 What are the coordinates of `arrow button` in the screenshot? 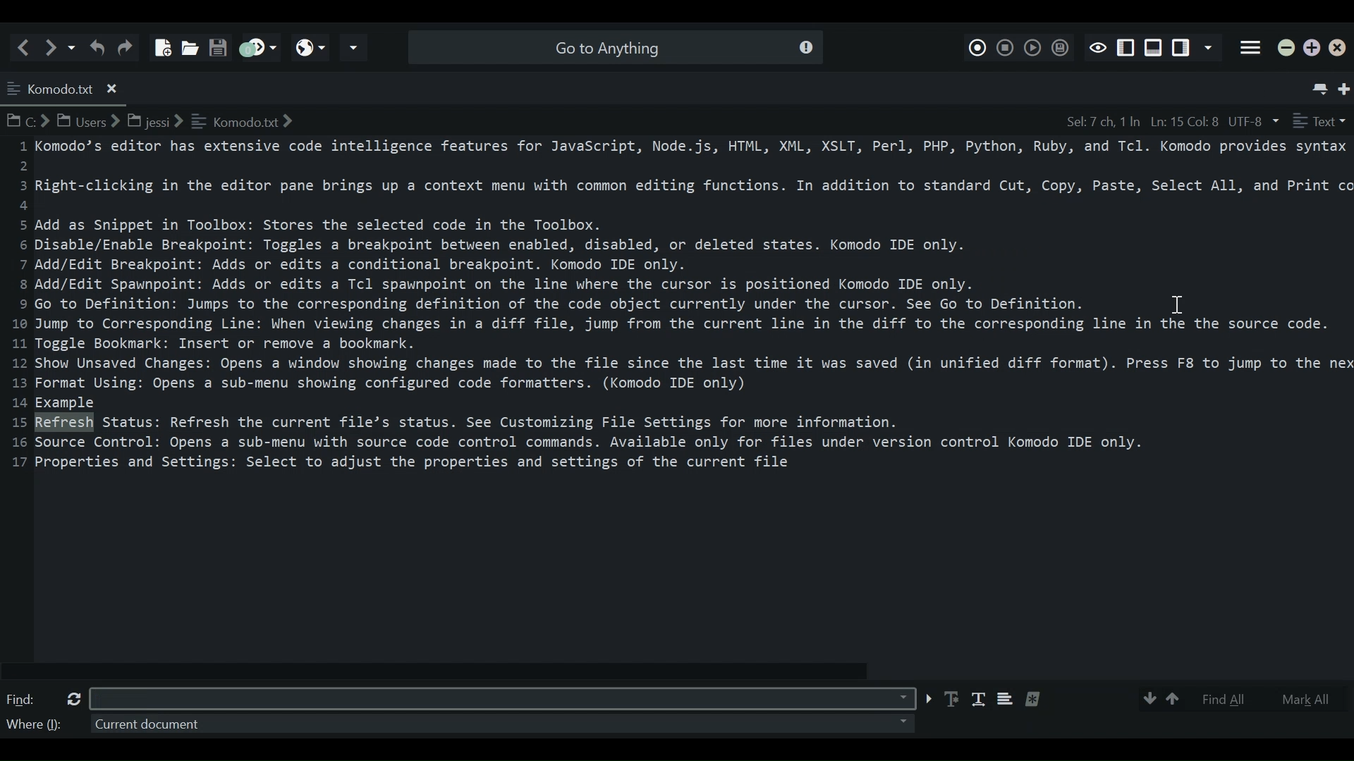 It's located at (927, 699).